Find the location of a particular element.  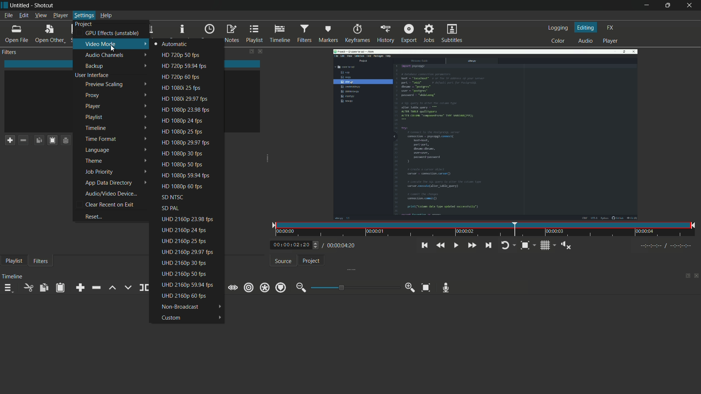

uhd 2160p 24 fps is located at coordinates (189, 230).